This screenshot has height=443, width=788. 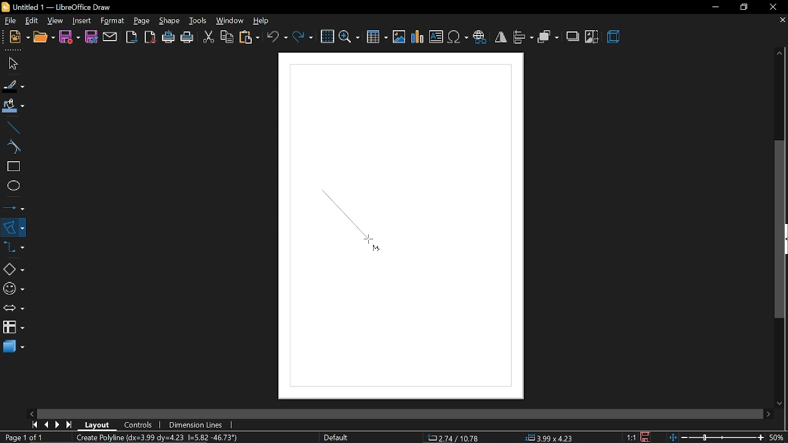 What do you see at coordinates (14, 206) in the screenshot?
I see `lines and arrows` at bounding box center [14, 206].